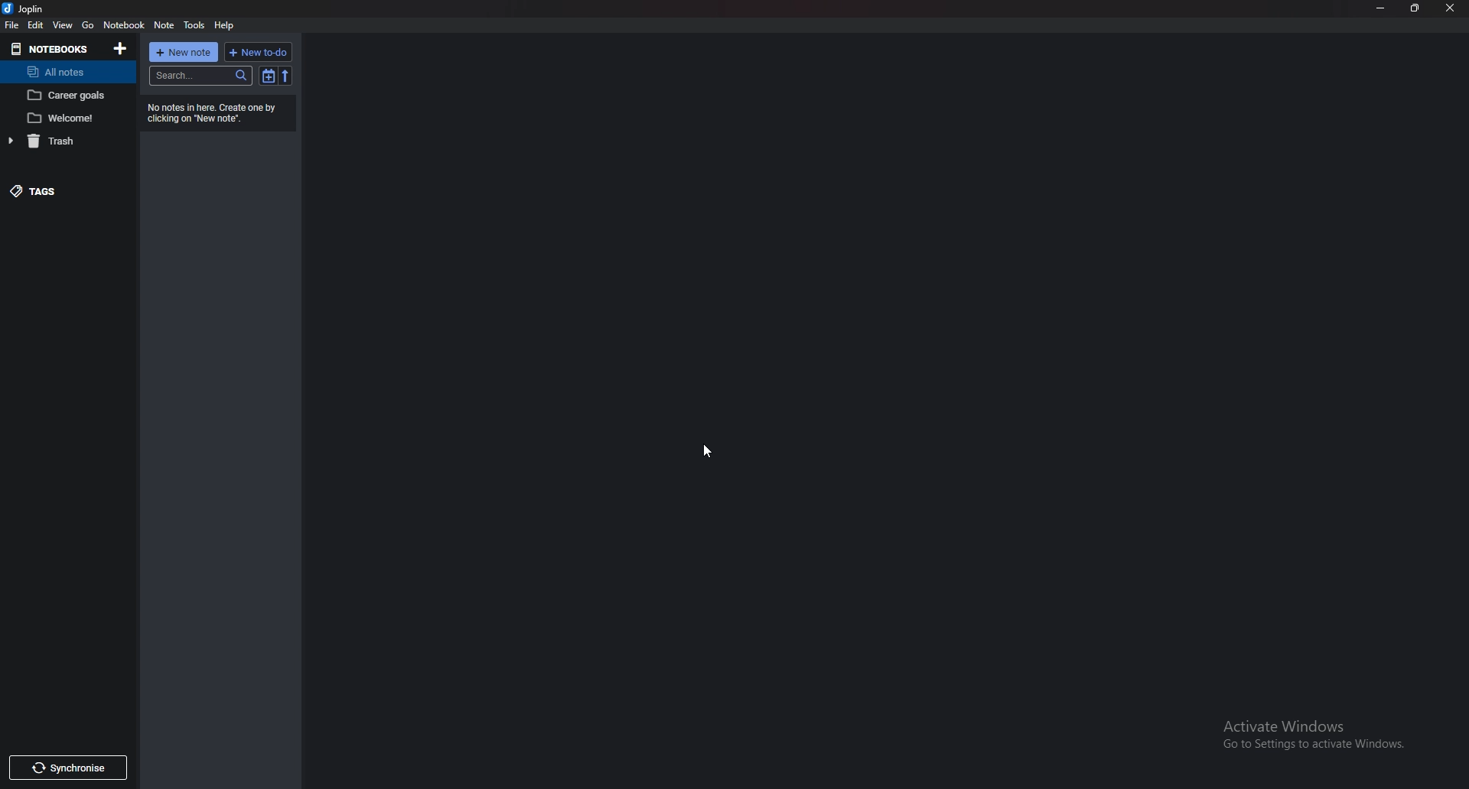 The width and height of the screenshot is (1469, 789). What do you see at coordinates (63, 25) in the screenshot?
I see `view` at bounding box center [63, 25].